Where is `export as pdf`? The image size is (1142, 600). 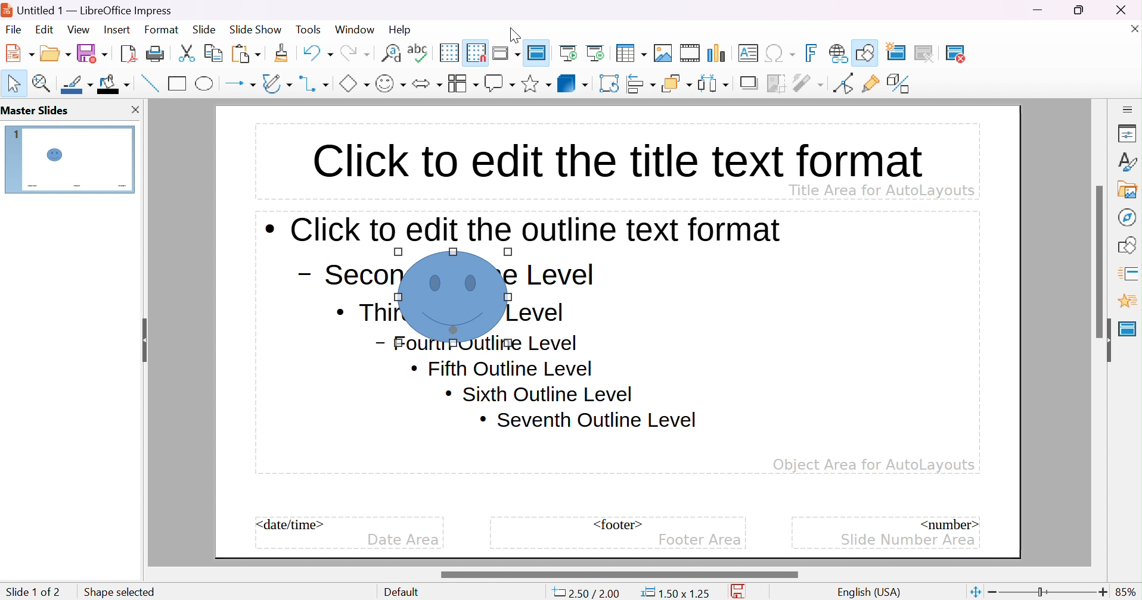 export as pdf is located at coordinates (127, 53).